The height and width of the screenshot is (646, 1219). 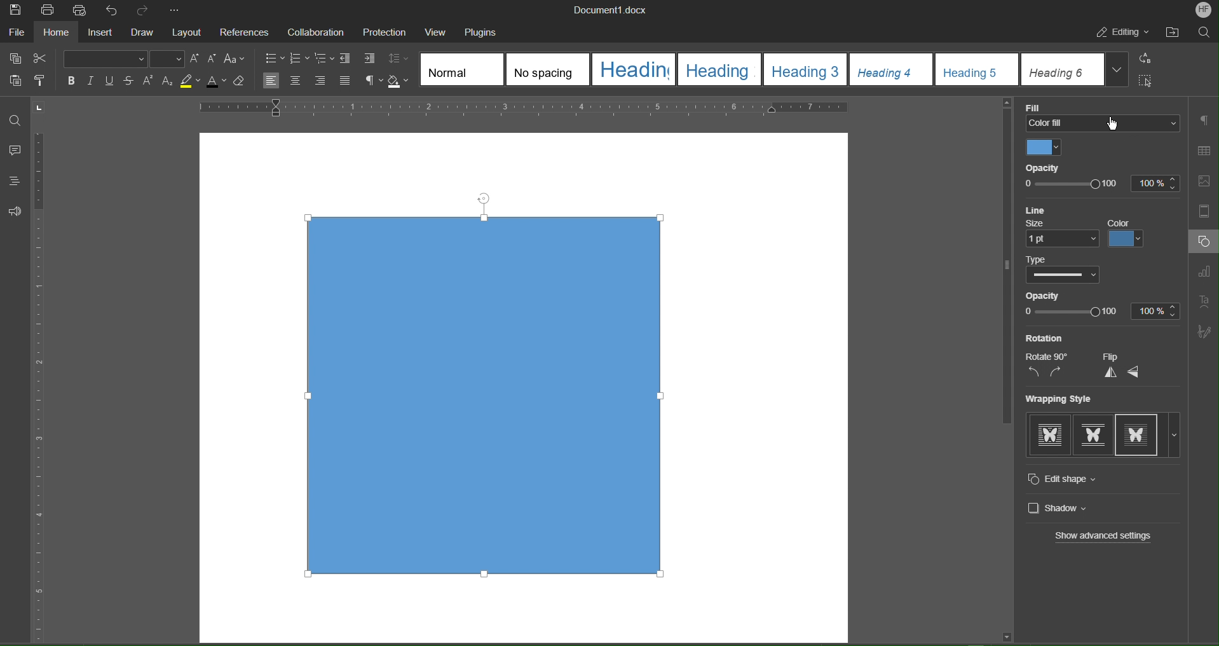 I want to click on Show advanced settings, so click(x=1101, y=537).